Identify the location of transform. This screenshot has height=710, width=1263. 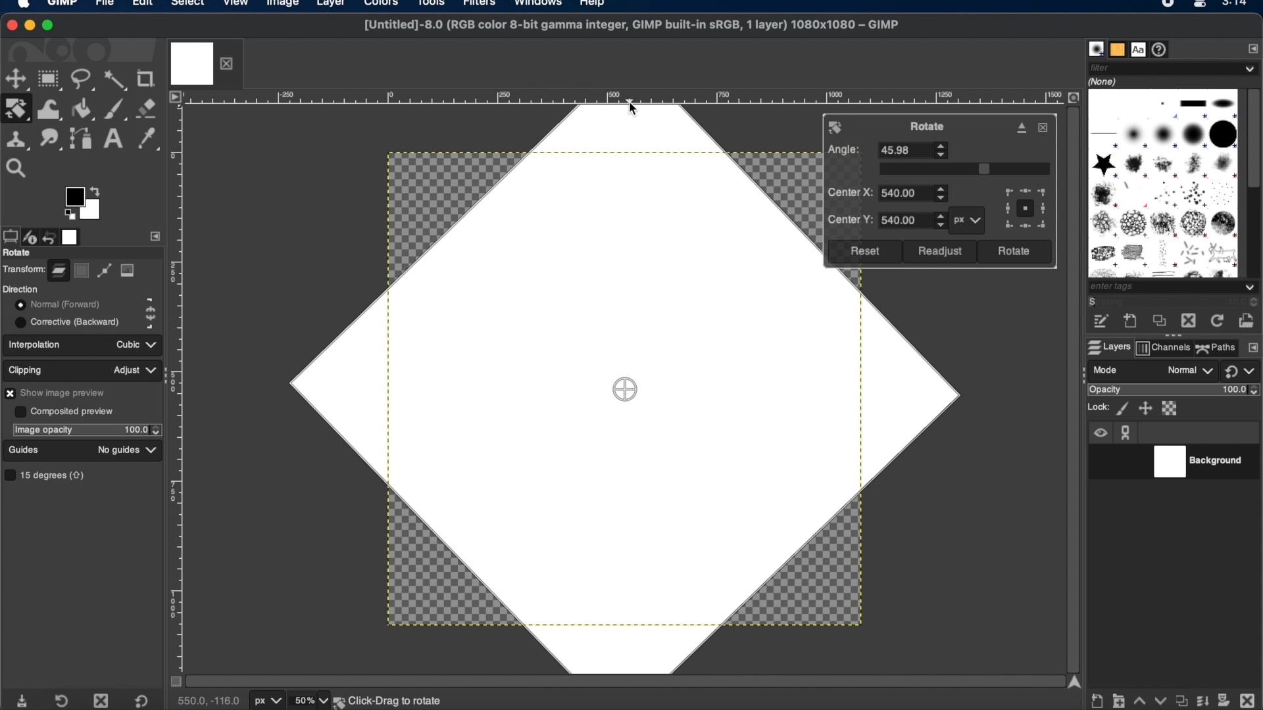
(23, 268).